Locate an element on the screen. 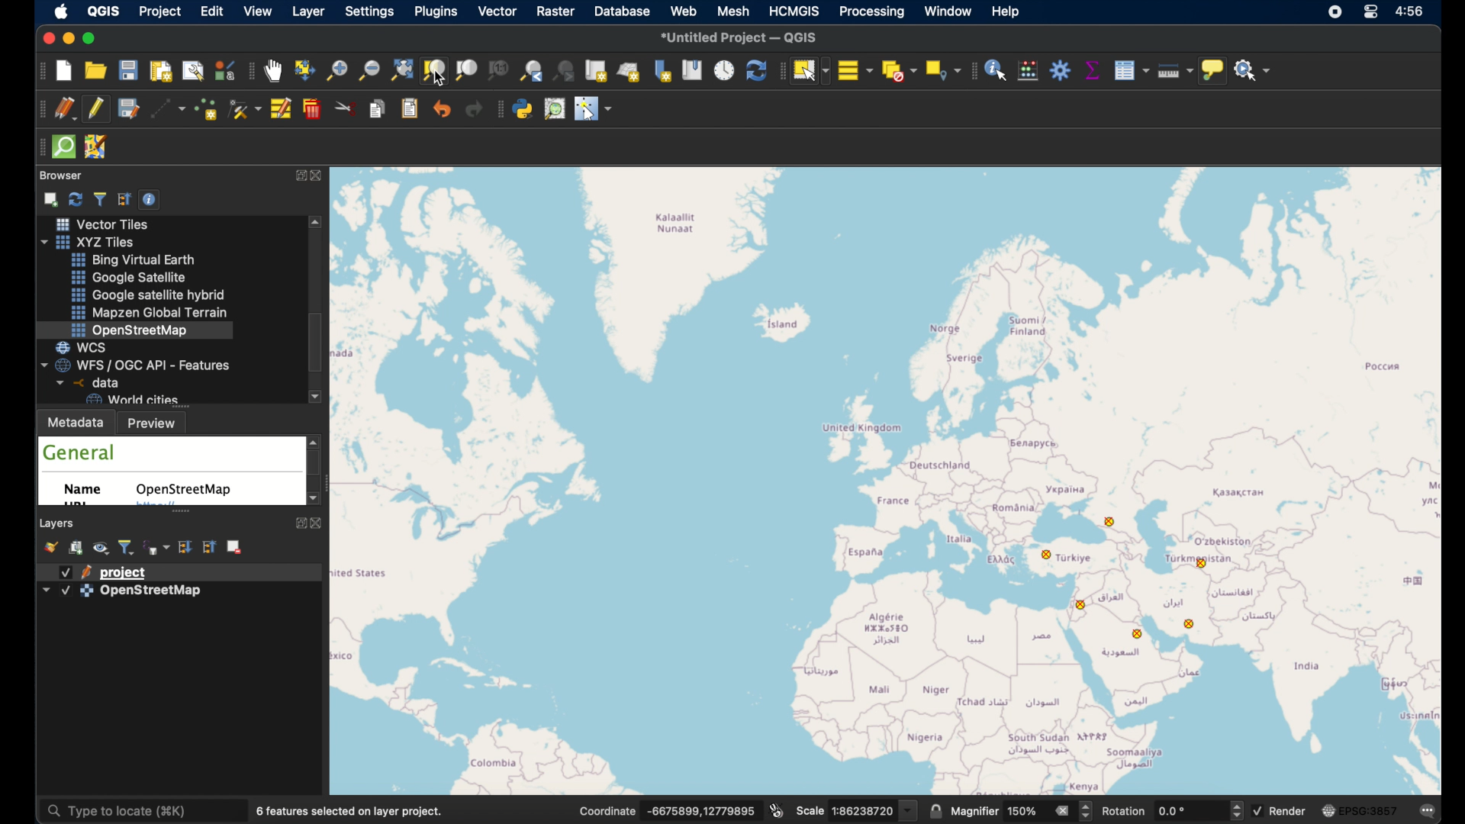 Image resolution: width=1465 pixels, height=824 pixels. style manager is located at coordinates (225, 69).